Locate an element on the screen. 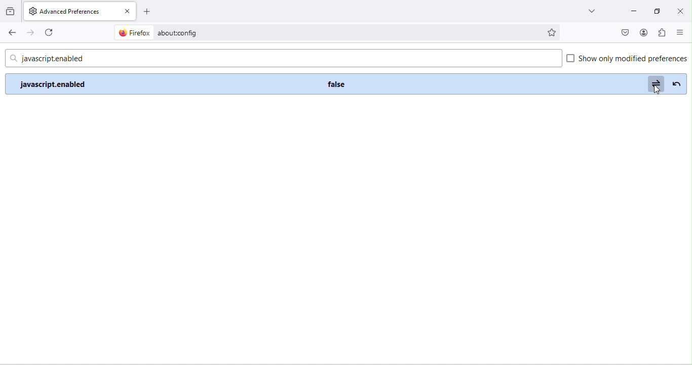 The height and width of the screenshot is (365, 692). close or open sidebar is located at coordinates (682, 32).